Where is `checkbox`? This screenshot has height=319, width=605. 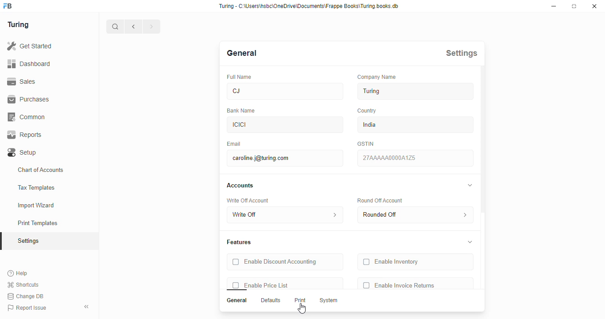 checkbox is located at coordinates (236, 262).